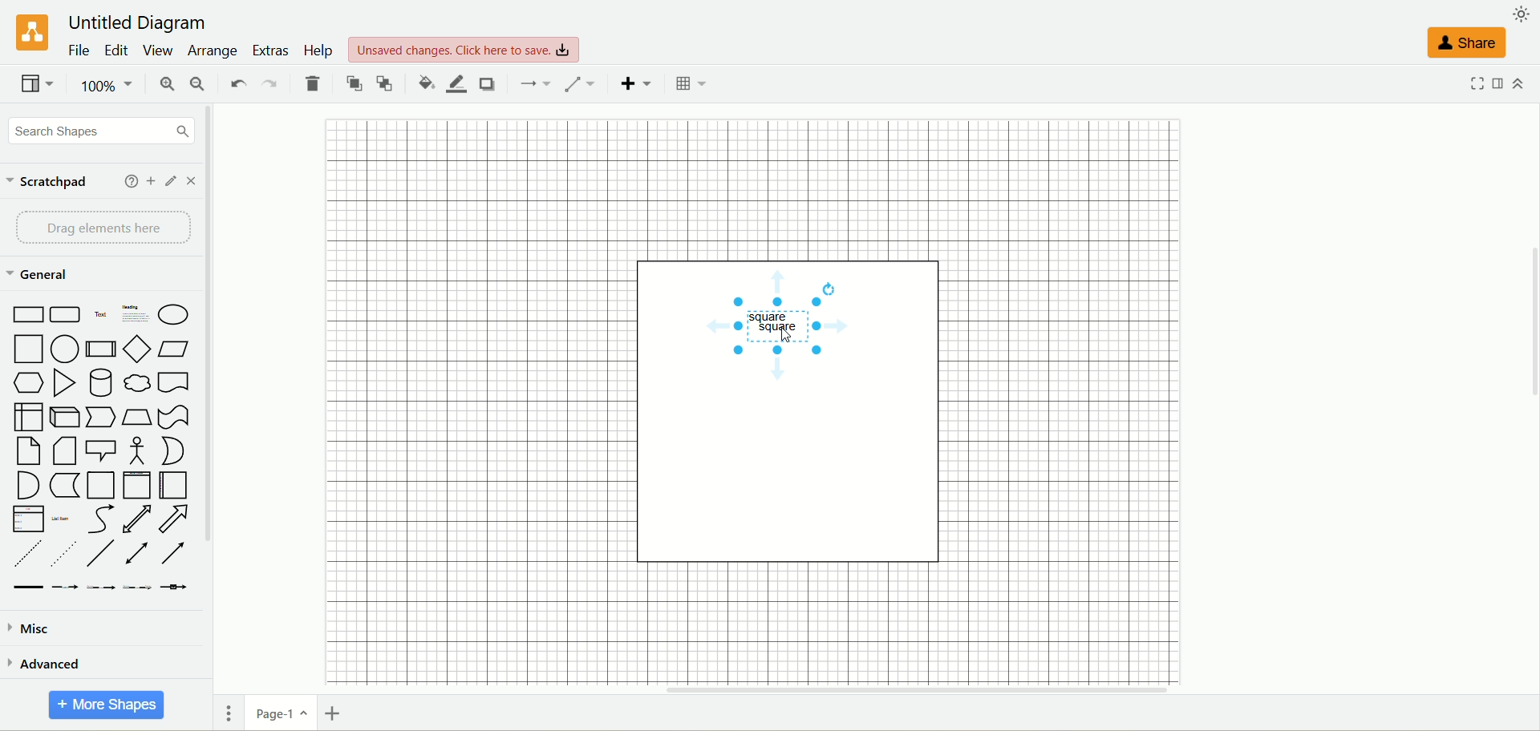  I want to click on Table, so click(691, 83).